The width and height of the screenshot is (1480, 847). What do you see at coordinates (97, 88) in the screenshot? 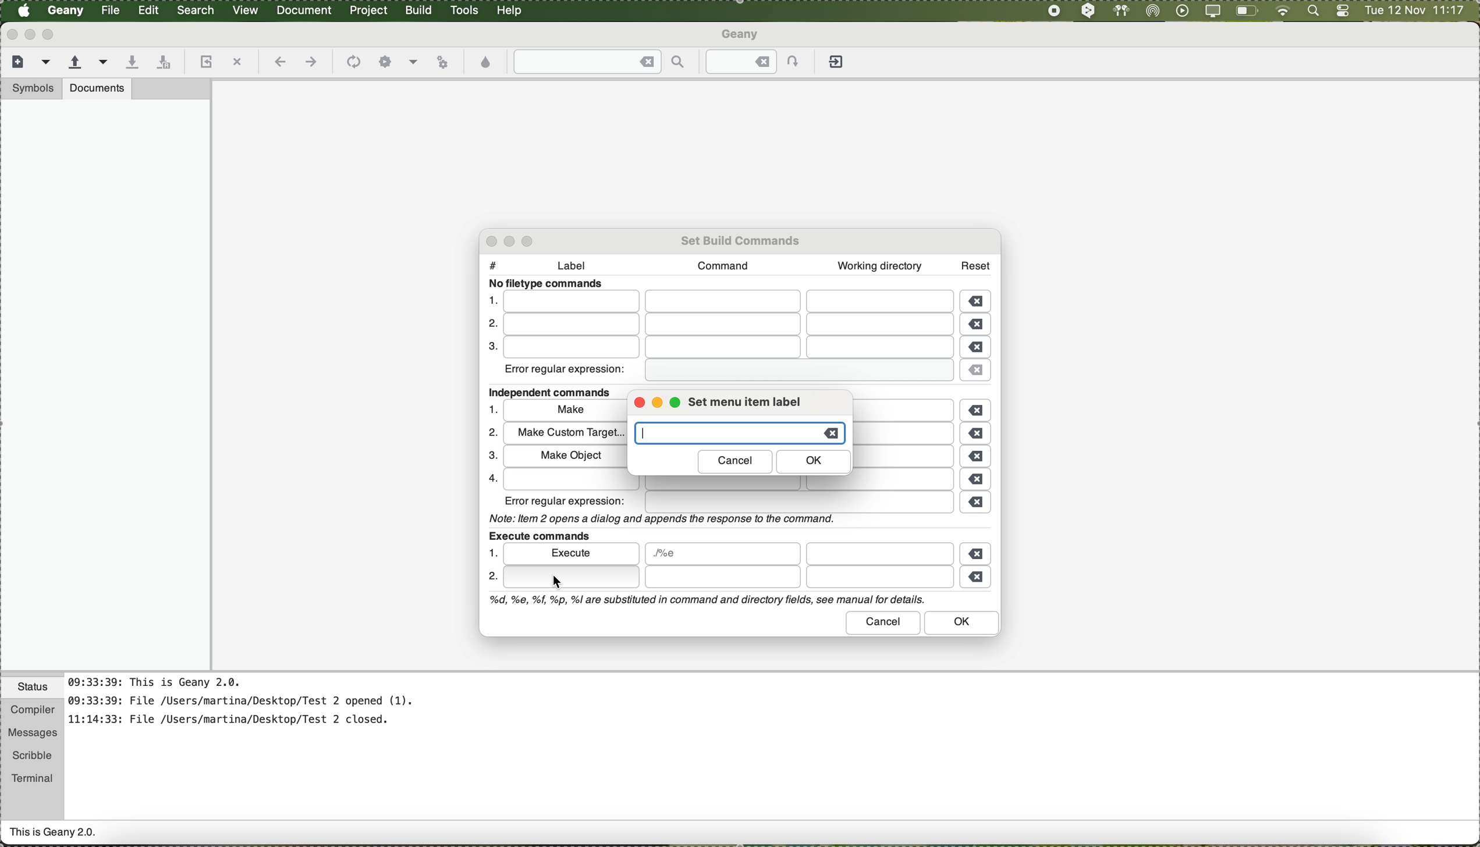
I see `documents` at bounding box center [97, 88].